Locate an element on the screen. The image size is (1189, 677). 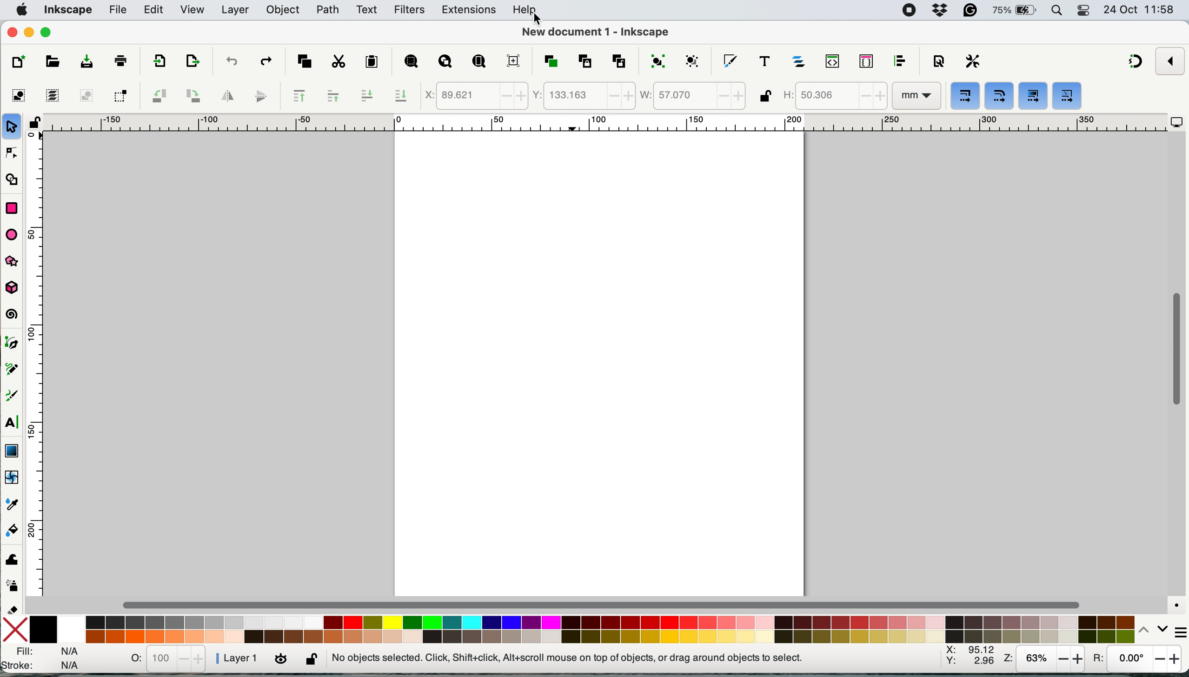
fill stroke is located at coordinates (48, 651).